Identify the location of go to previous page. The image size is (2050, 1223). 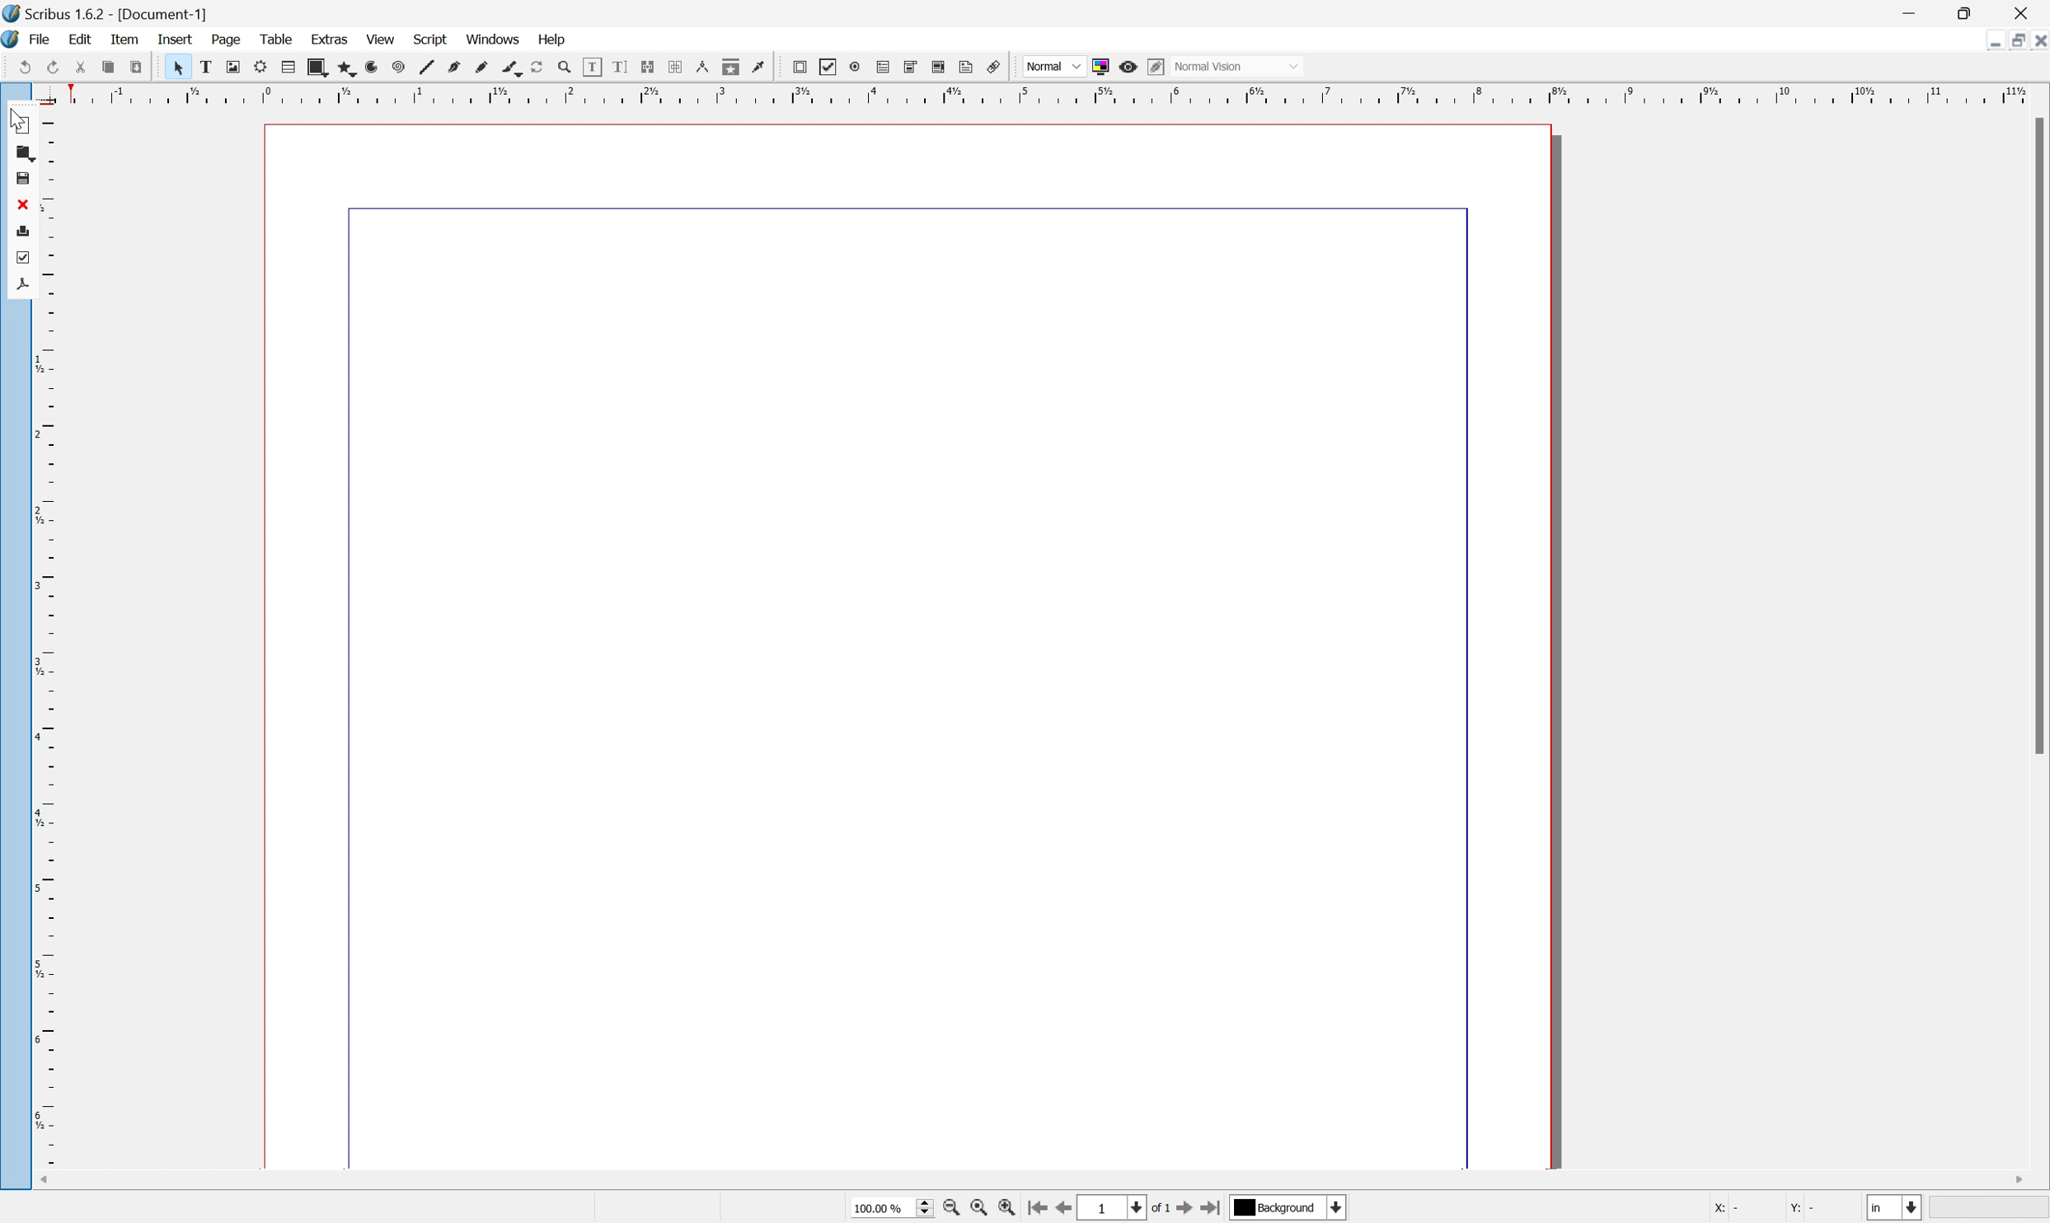
(1060, 1210).